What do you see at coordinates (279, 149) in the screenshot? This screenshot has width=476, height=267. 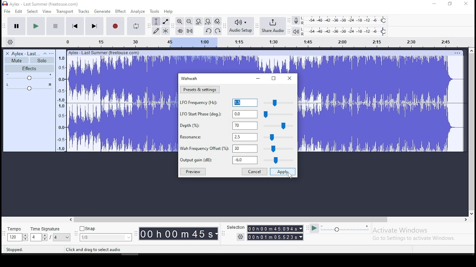 I see `wah frequency offset slider` at bounding box center [279, 149].